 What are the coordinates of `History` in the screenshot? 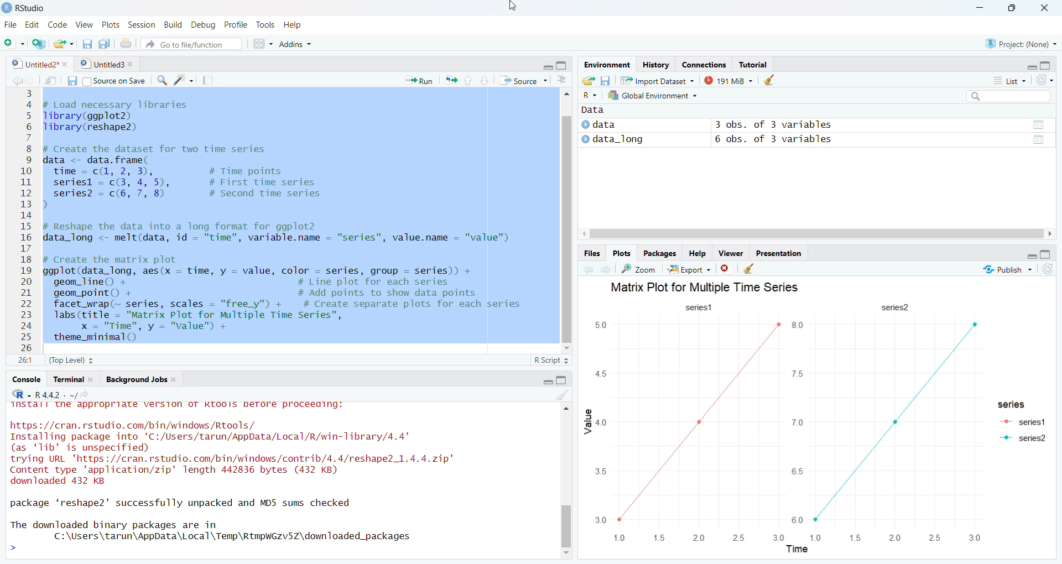 It's located at (655, 65).